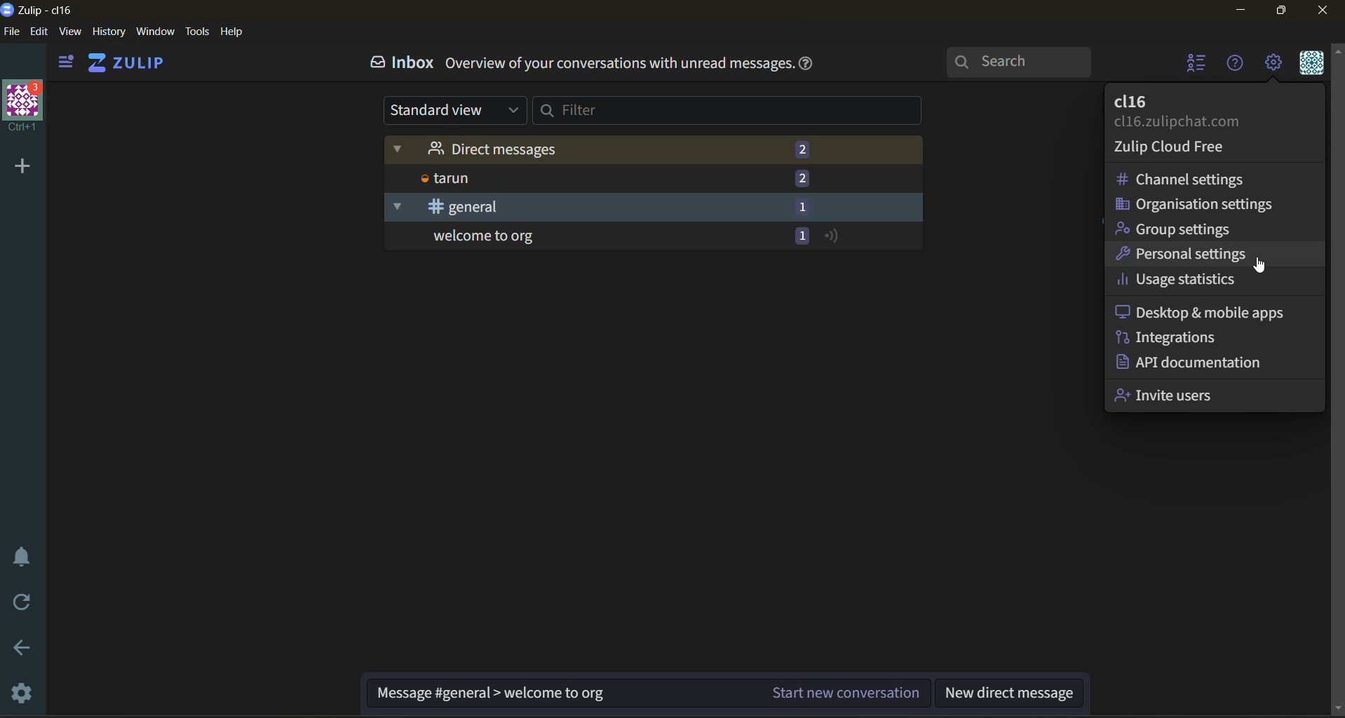 The image size is (1345, 718). Describe the element at coordinates (18, 691) in the screenshot. I see `settings` at that location.